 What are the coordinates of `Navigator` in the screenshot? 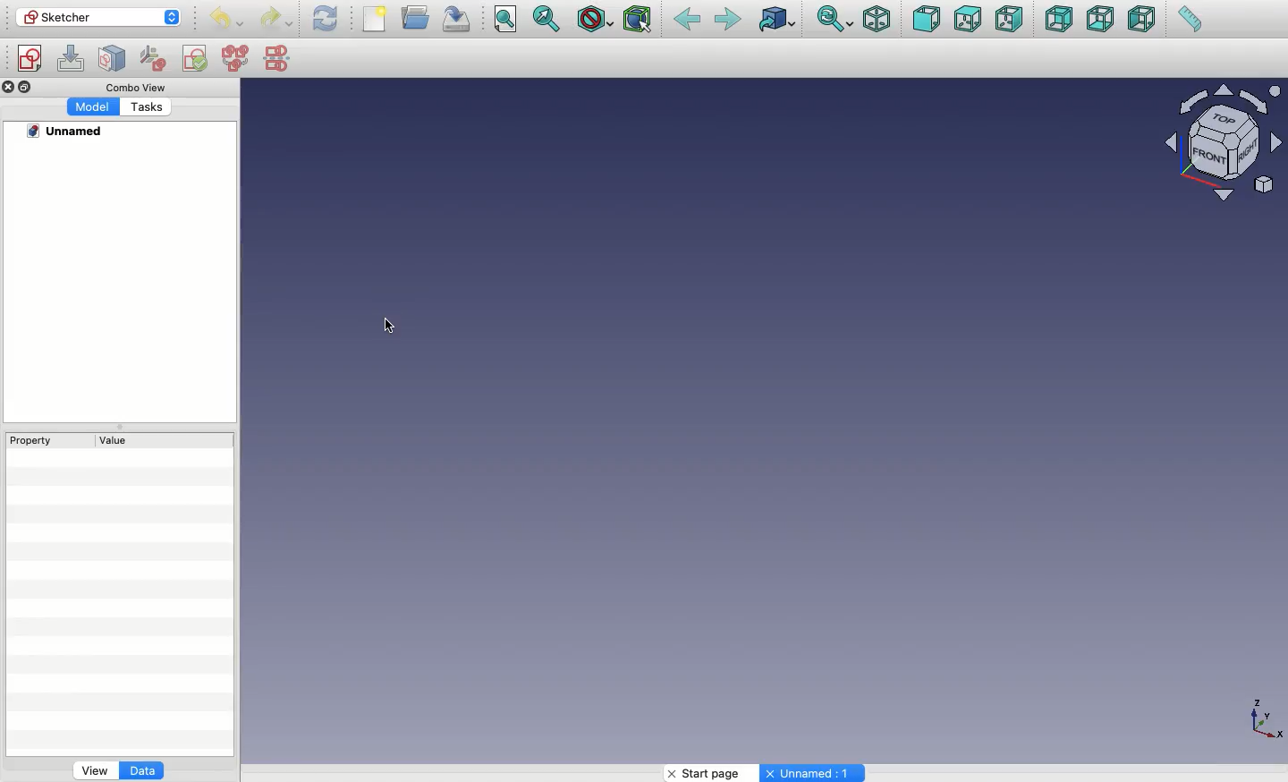 It's located at (1228, 147).